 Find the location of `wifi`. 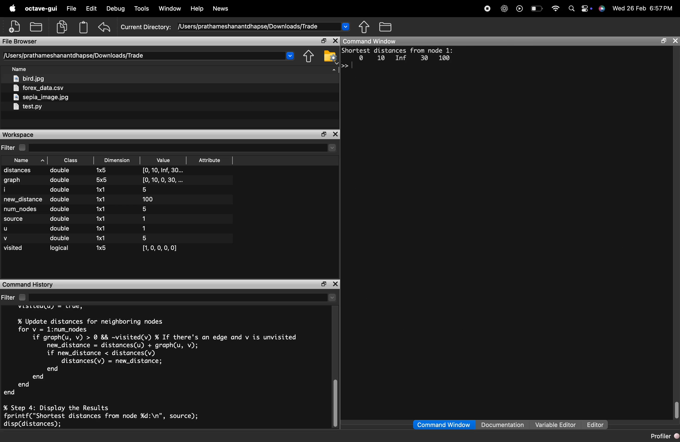

wifi is located at coordinates (557, 9).